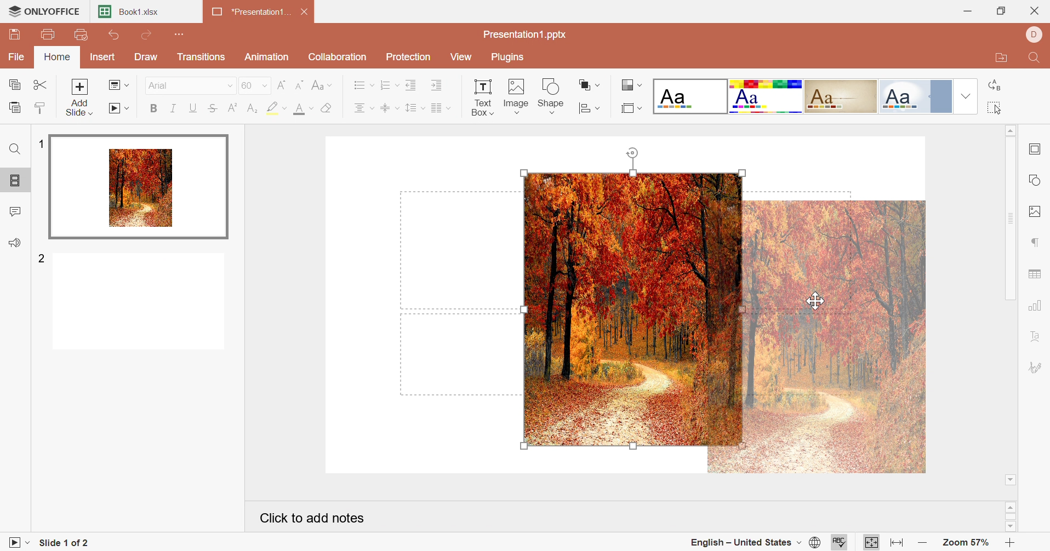 The image size is (1050, 551). Describe the element at coordinates (995, 84) in the screenshot. I see `Replace` at that location.